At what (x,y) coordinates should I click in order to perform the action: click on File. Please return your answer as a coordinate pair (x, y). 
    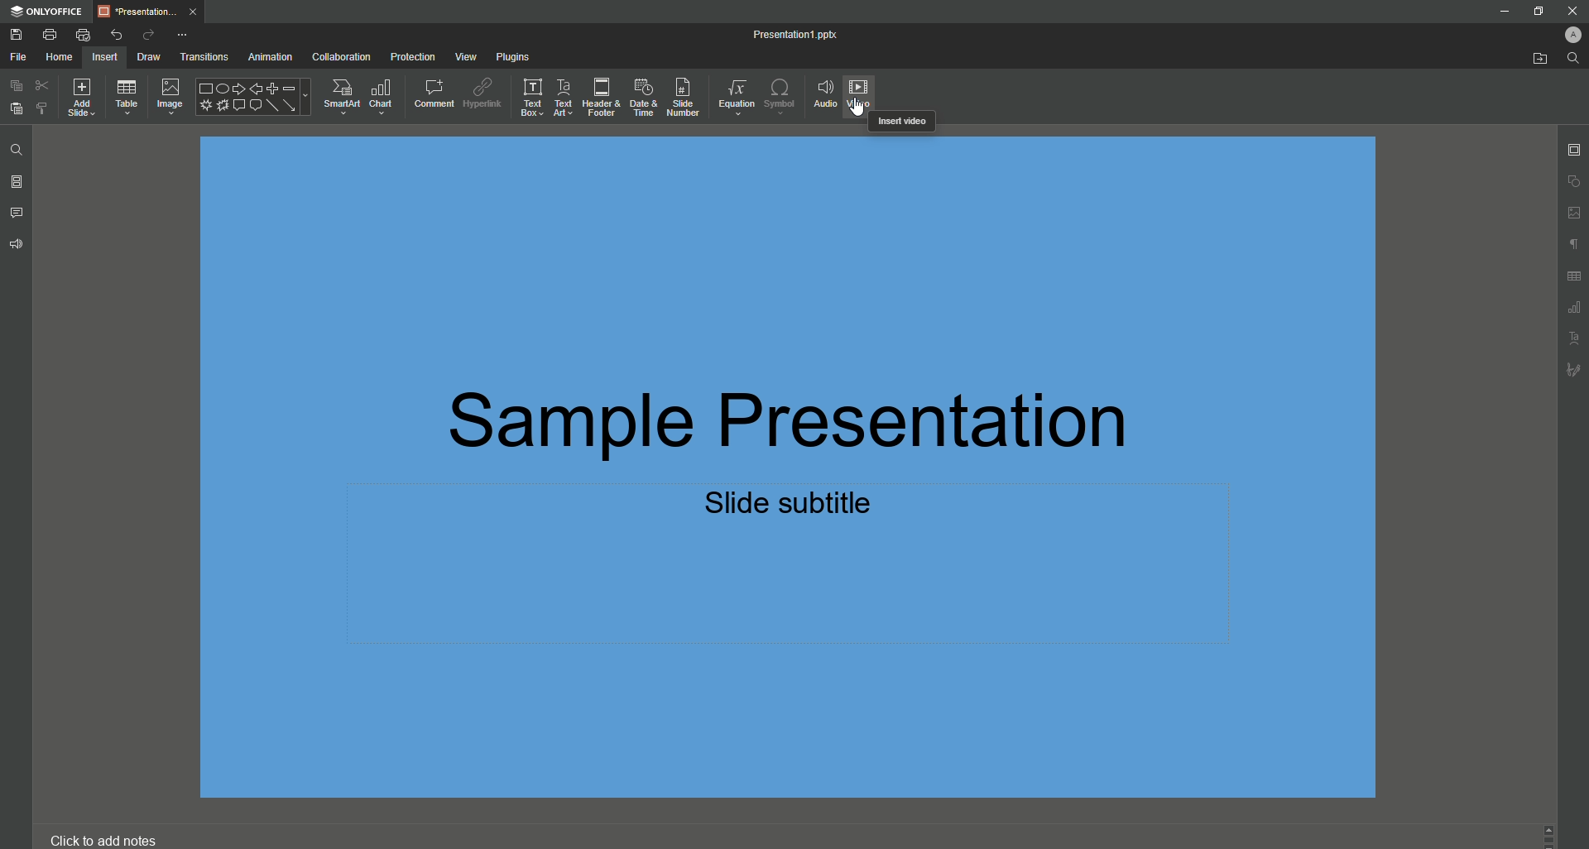
    Looking at the image, I should click on (19, 56).